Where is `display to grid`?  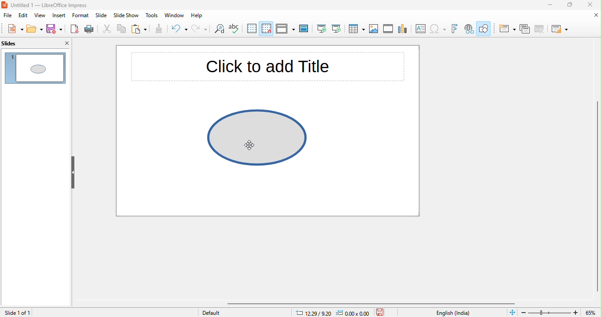
display to grid is located at coordinates (252, 29).